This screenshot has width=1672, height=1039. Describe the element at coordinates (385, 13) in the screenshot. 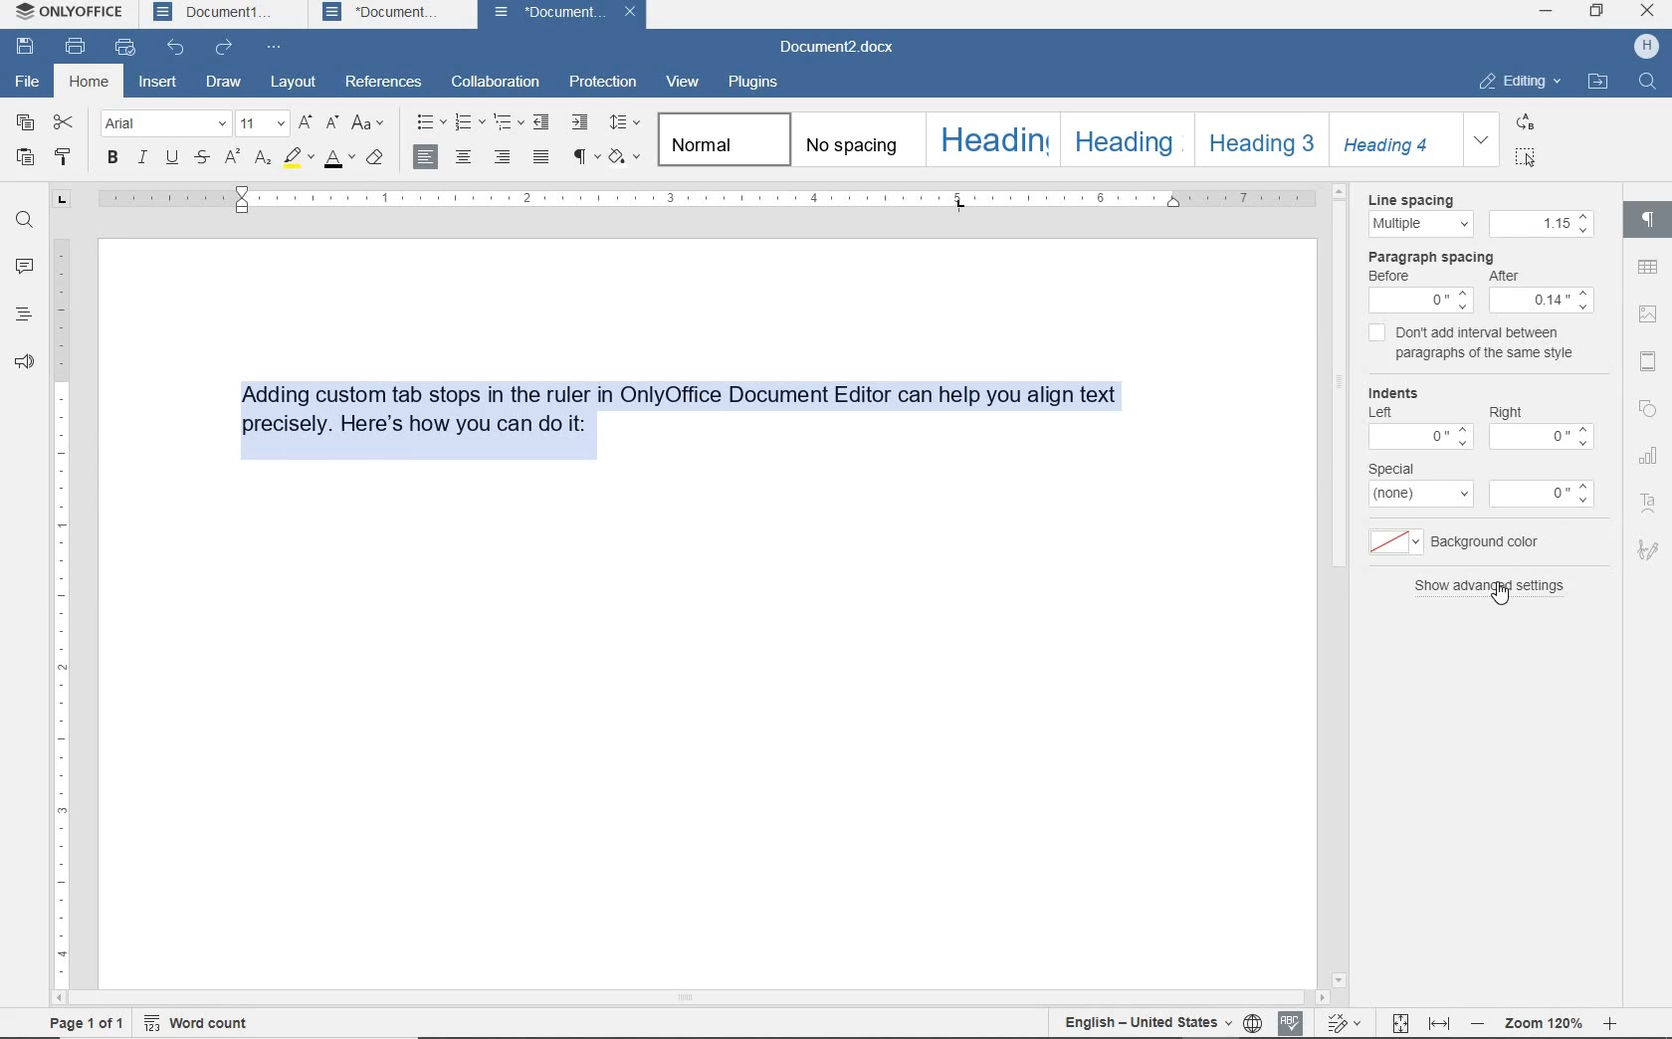

I see `Document tab` at that location.